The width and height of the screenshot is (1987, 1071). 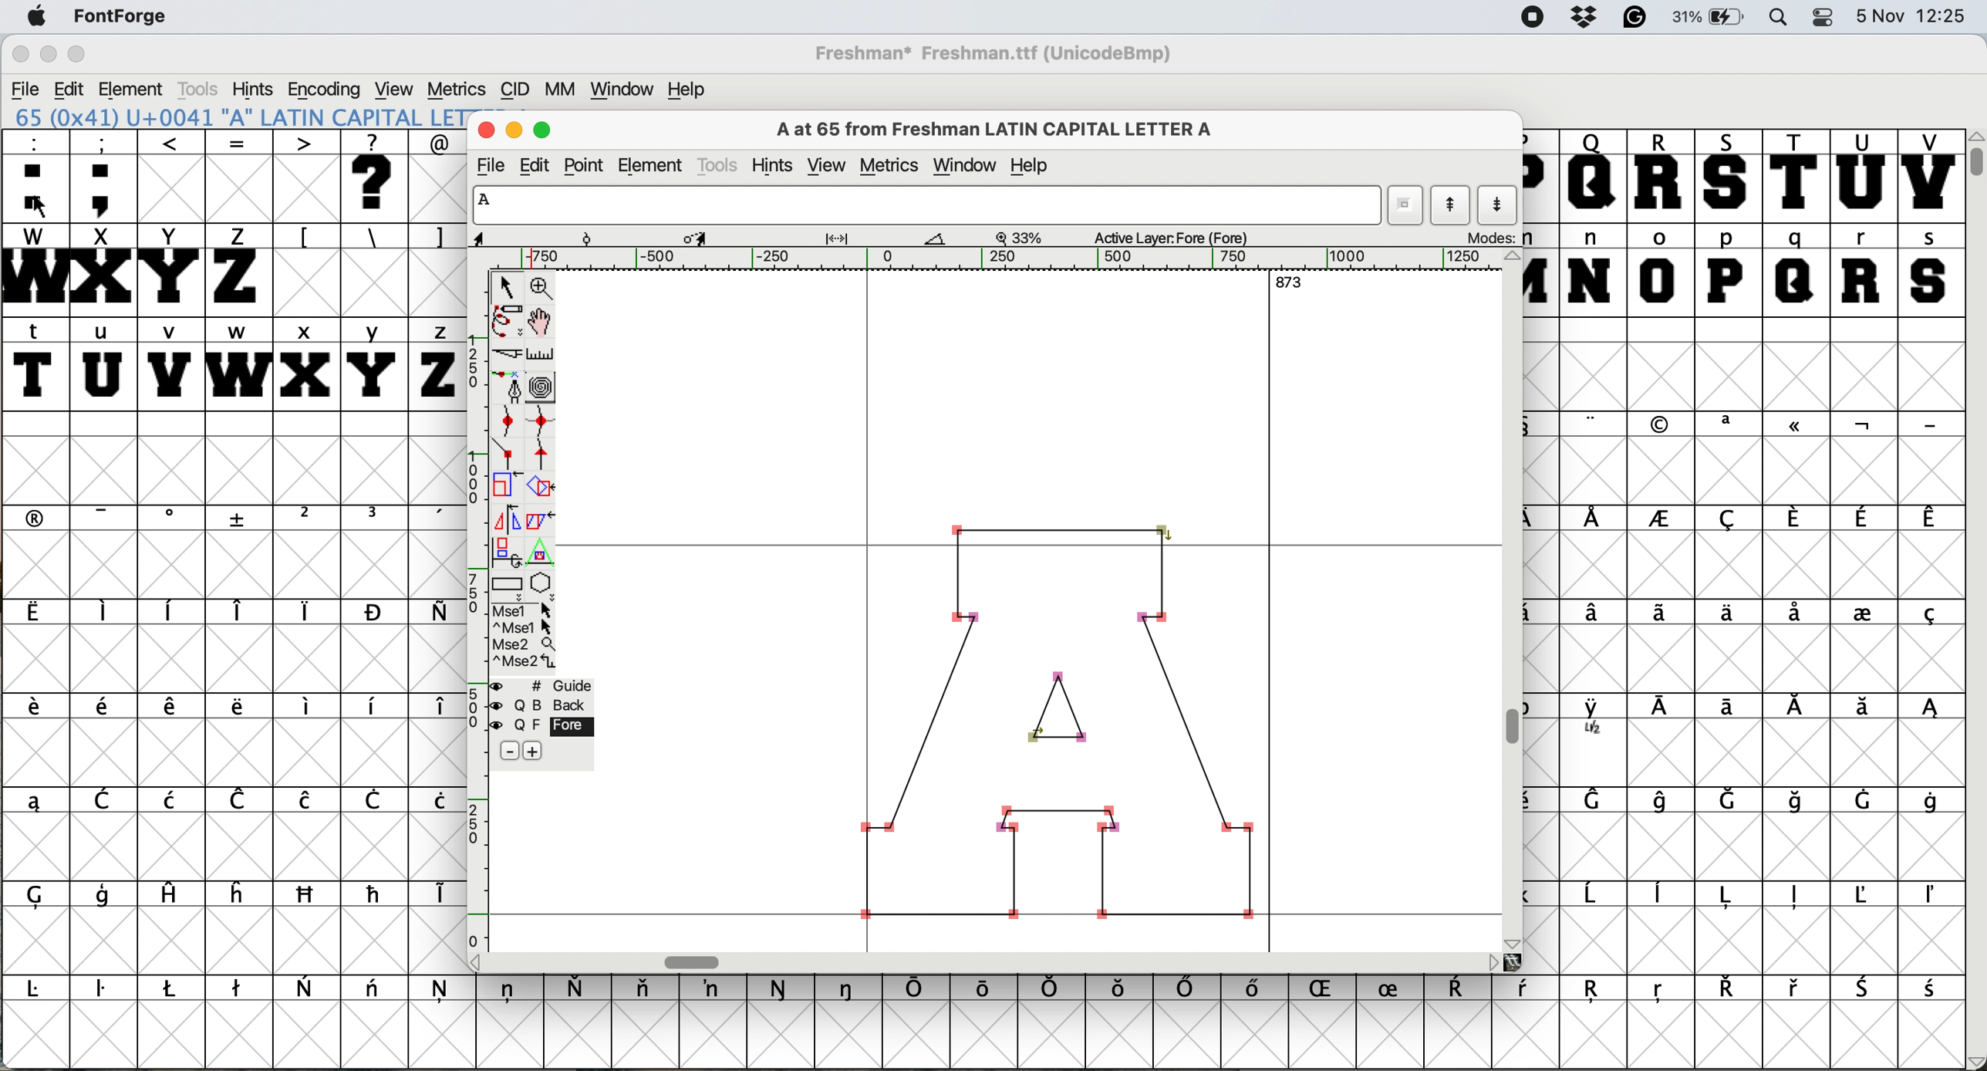 I want to click on T, so click(x=1793, y=174).